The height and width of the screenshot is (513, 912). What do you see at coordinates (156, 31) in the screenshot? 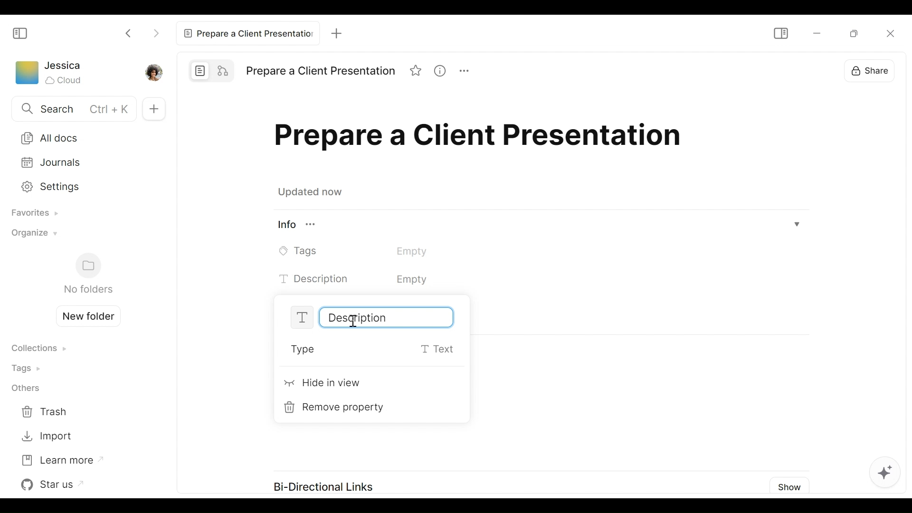
I see `Click to go Forward` at bounding box center [156, 31].